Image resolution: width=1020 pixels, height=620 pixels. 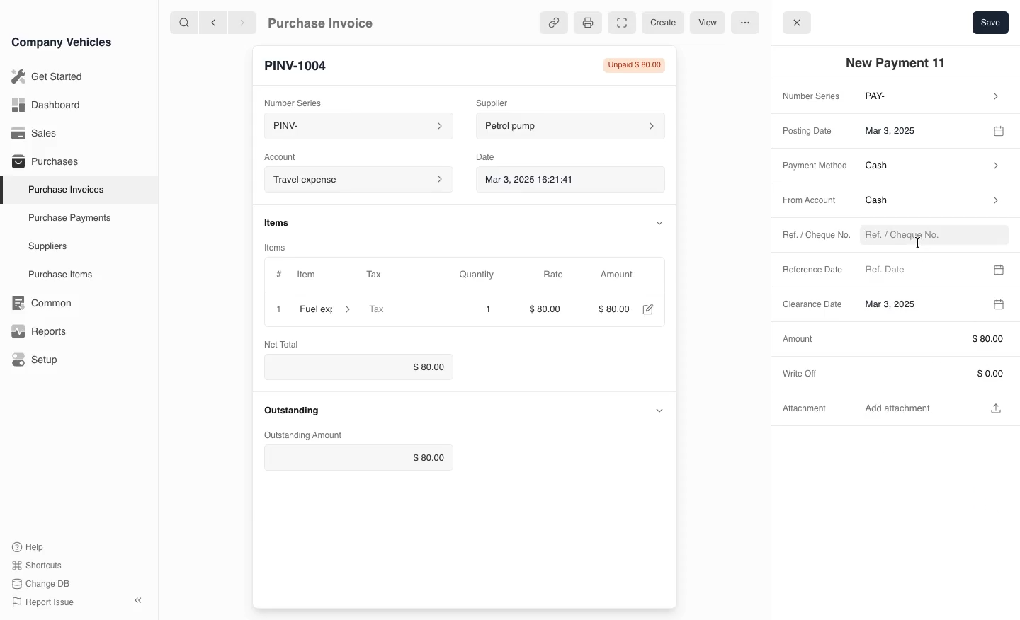 What do you see at coordinates (284, 343) in the screenshot?
I see `Net Total` at bounding box center [284, 343].